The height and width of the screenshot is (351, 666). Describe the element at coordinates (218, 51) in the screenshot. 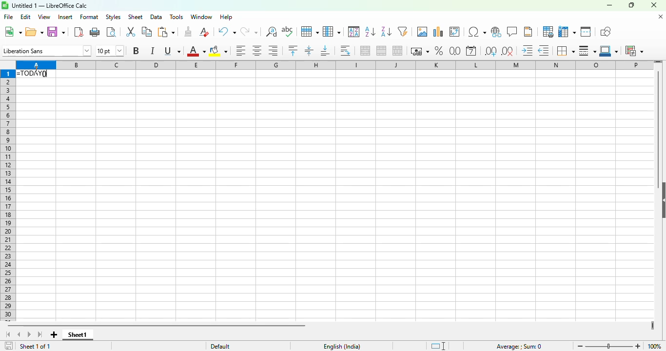

I see `background color` at that location.